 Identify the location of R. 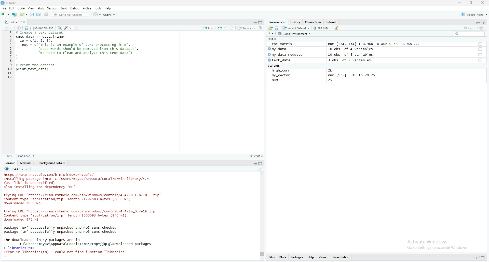
(271, 34).